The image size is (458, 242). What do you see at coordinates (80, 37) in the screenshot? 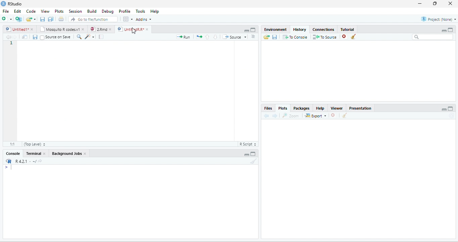
I see `Find/Replace` at bounding box center [80, 37].